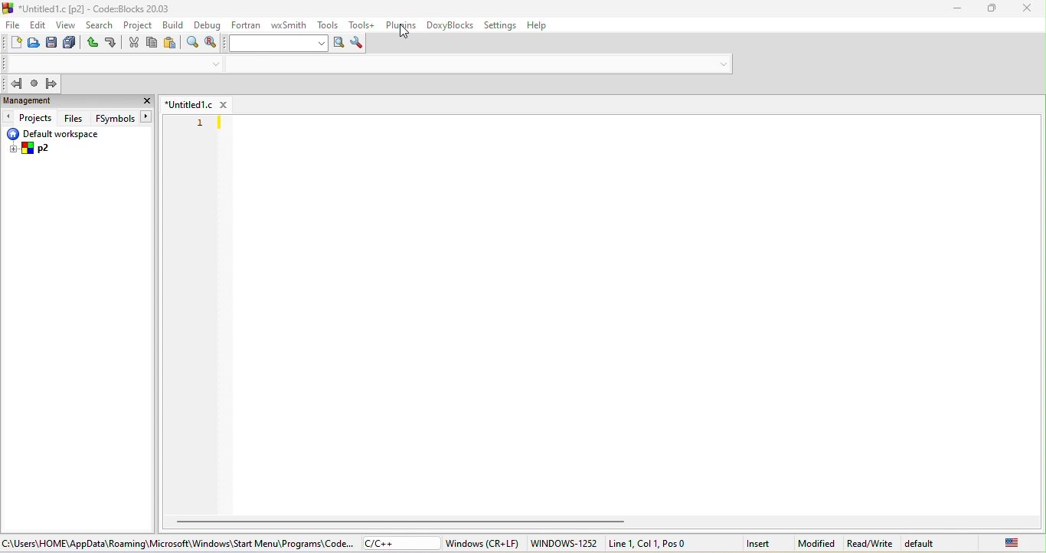 This screenshot has width=1046, height=553. Describe the element at coordinates (946, 544) in the screenshot. I see `default` at that location.